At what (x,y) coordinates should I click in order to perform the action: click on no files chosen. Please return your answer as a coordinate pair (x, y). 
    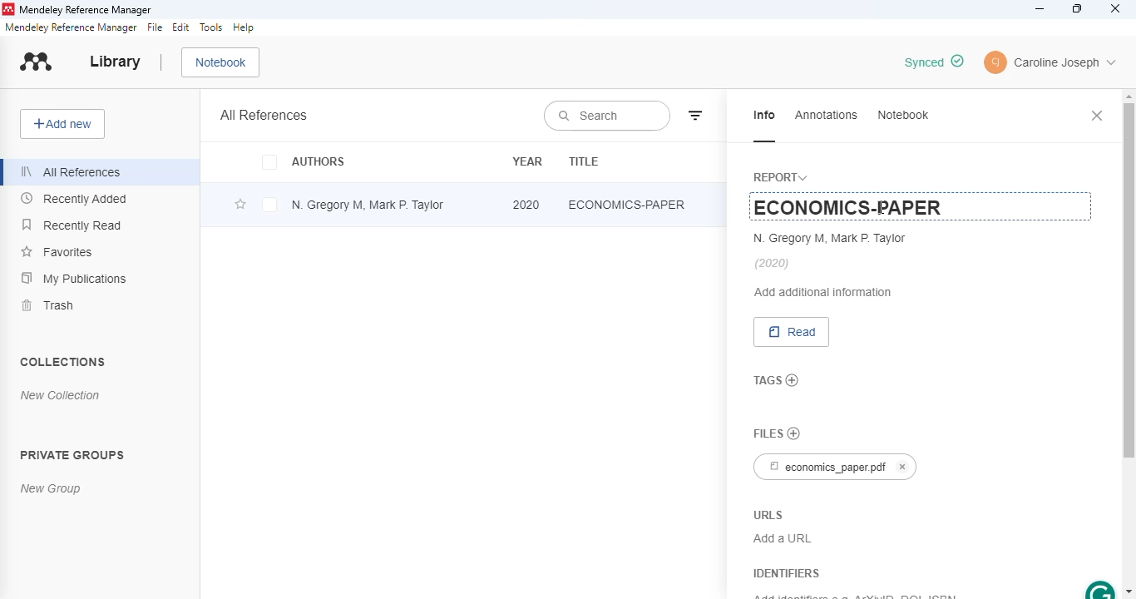
    Looking at the image, I should click on (794, 433).